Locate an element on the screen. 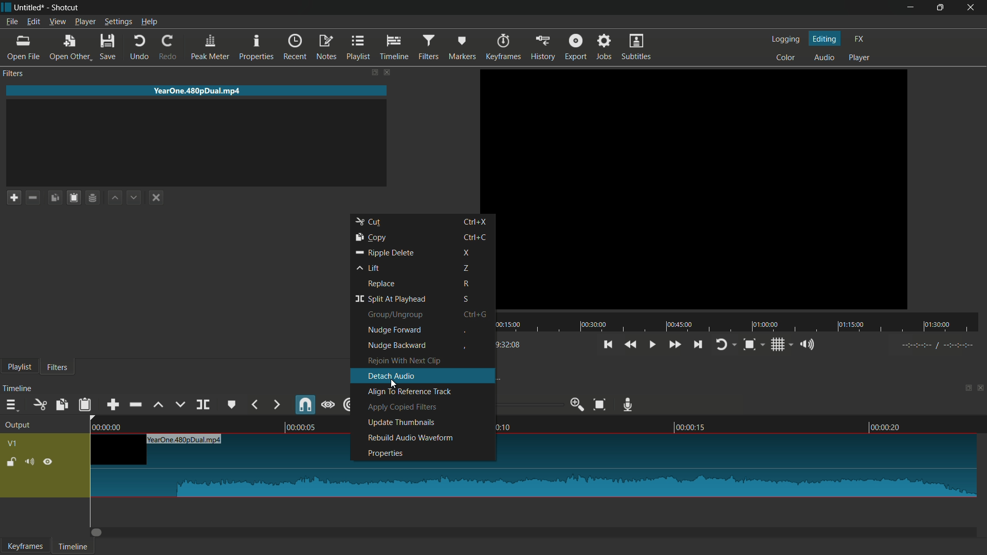 The height and width of the screenshot is (555, 987). nudge backward is located at coordinates (397, 345).